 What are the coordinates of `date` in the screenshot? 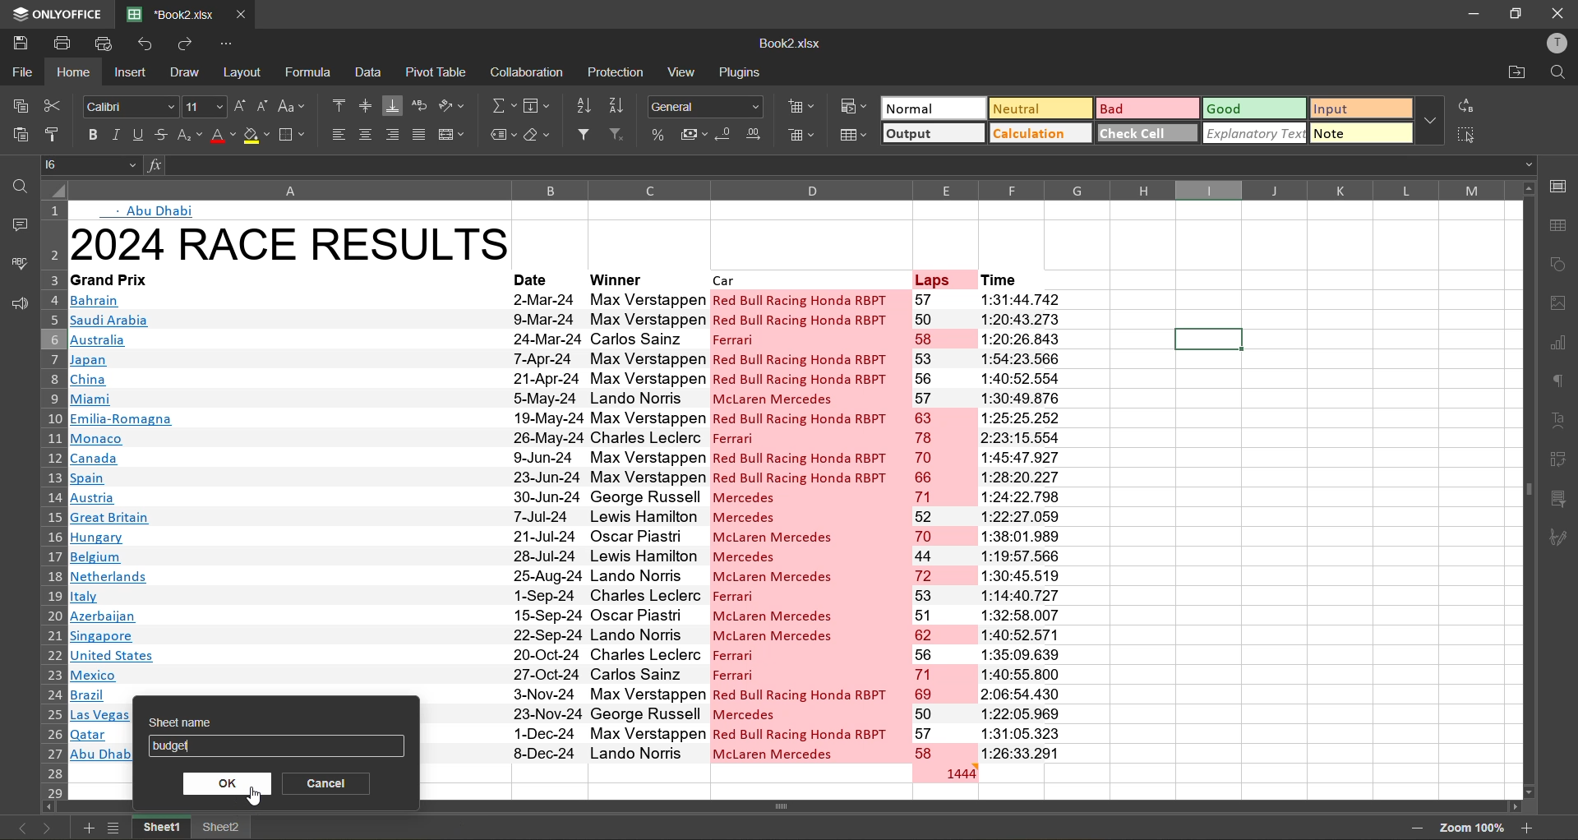 It's located at (545, 525).